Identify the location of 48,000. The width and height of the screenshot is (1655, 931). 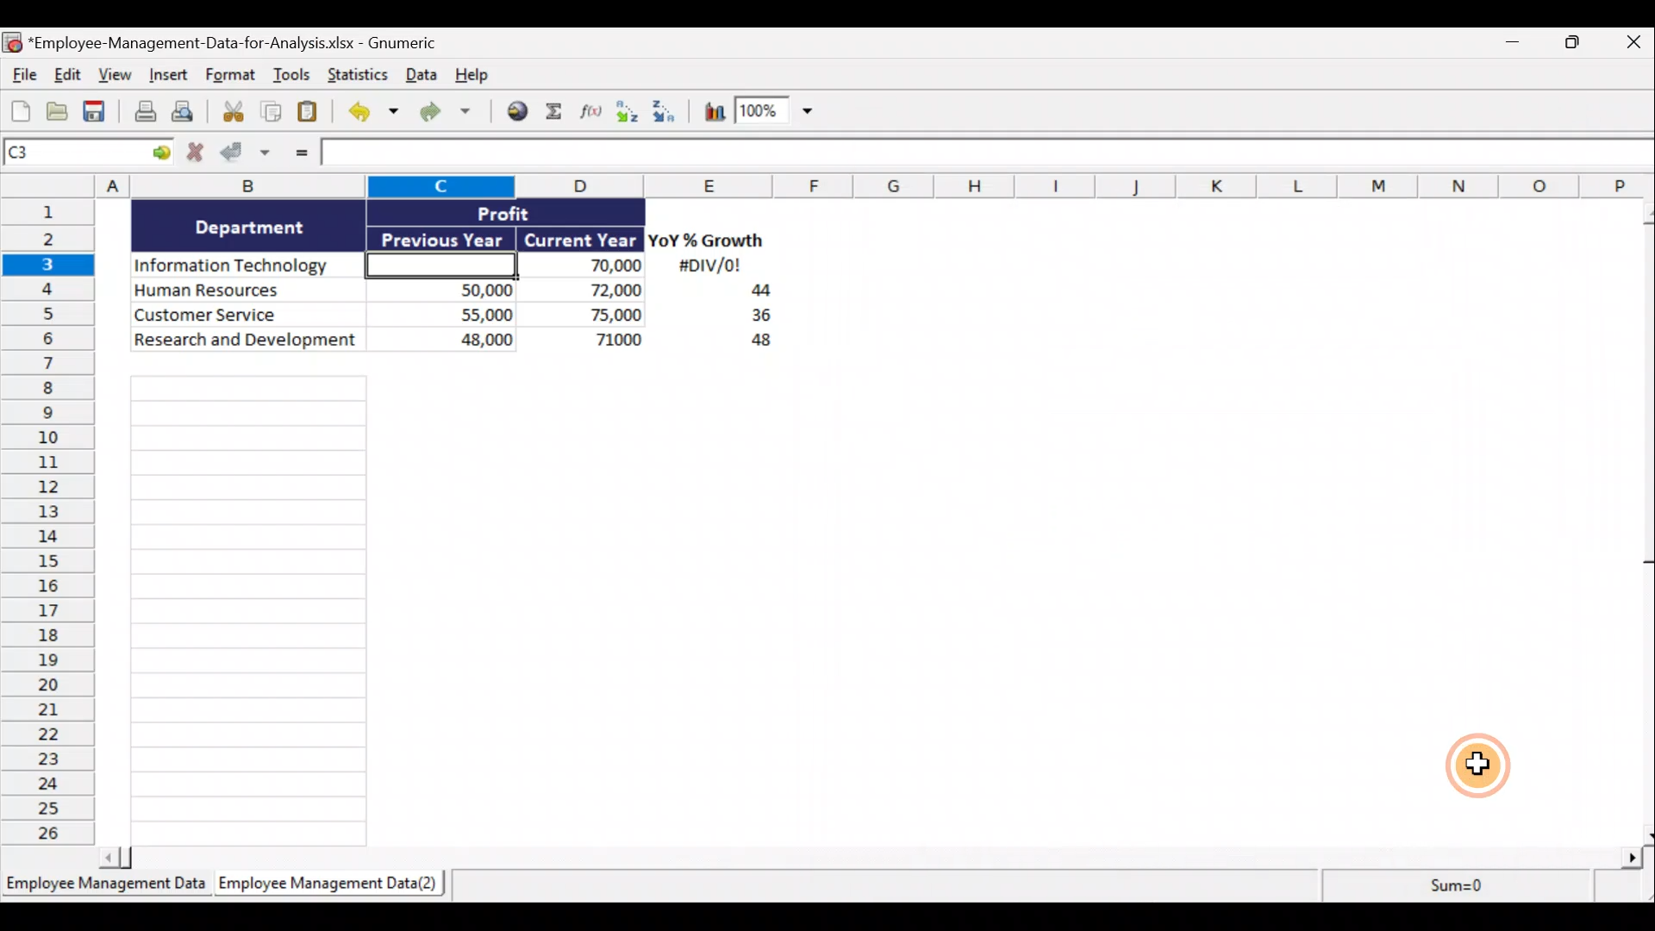
(451, 342).